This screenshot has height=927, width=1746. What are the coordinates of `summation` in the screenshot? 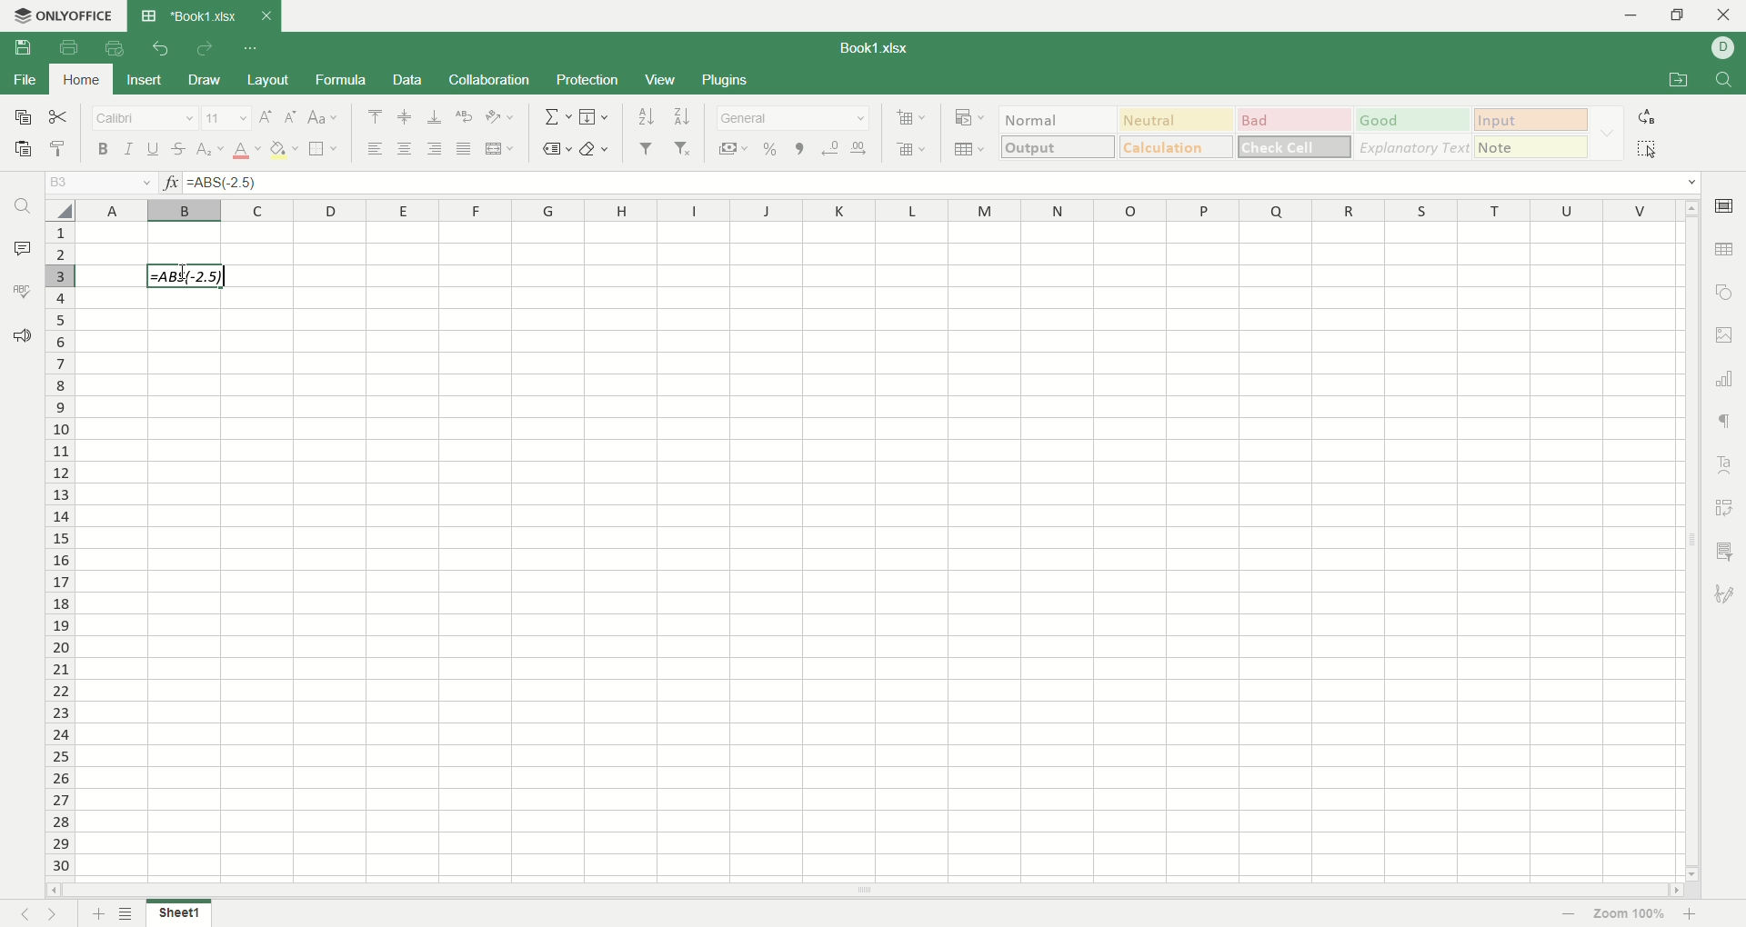 It's located at (557, 115).